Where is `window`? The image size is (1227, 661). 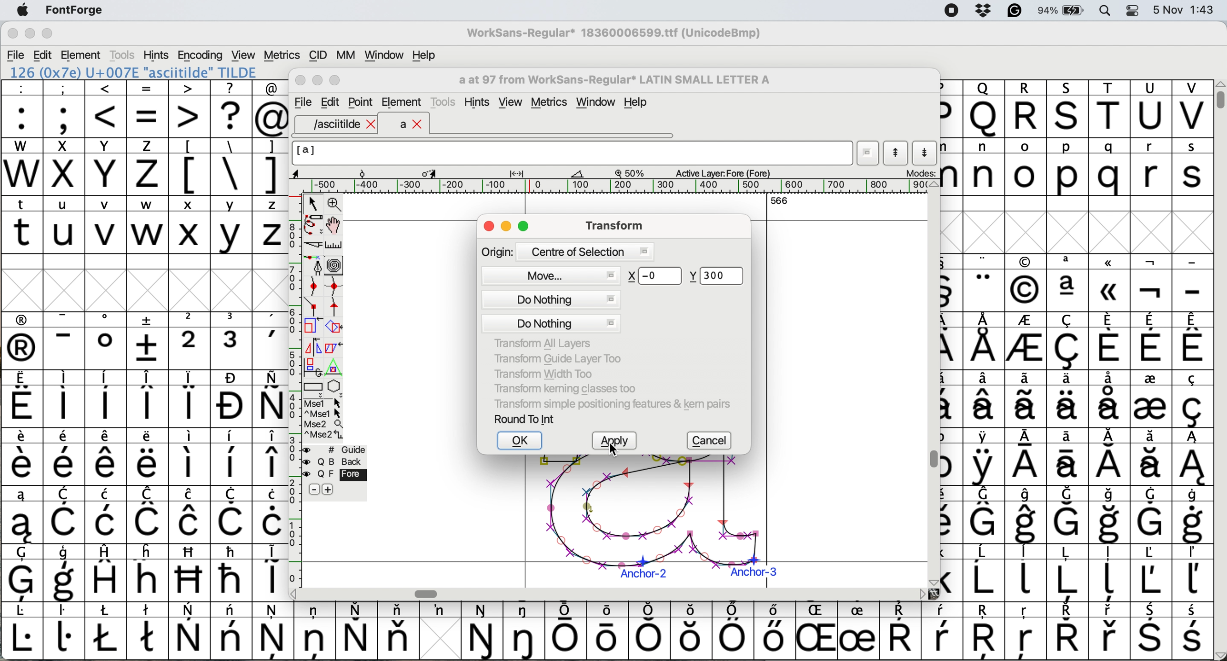
window is located at coordinates (382, 56).